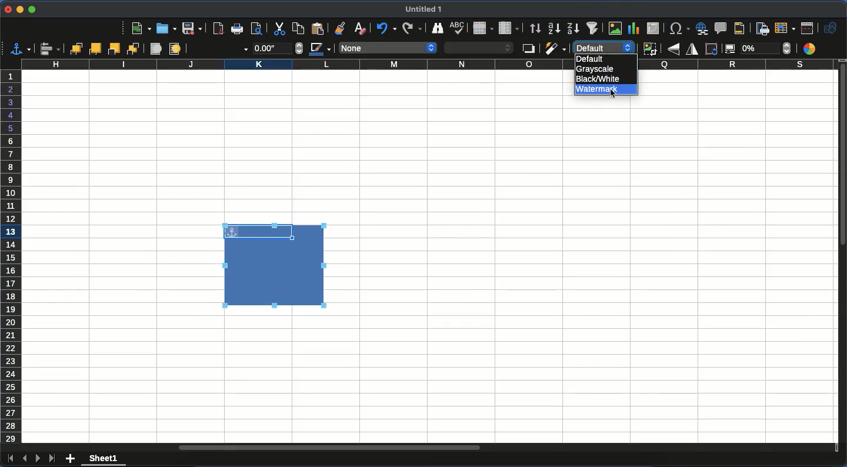 The width and height of the screenshot is (847, 467). Describe the element at coordinates (743, 28) in the screenshot. I see `headers and footers` at that location.